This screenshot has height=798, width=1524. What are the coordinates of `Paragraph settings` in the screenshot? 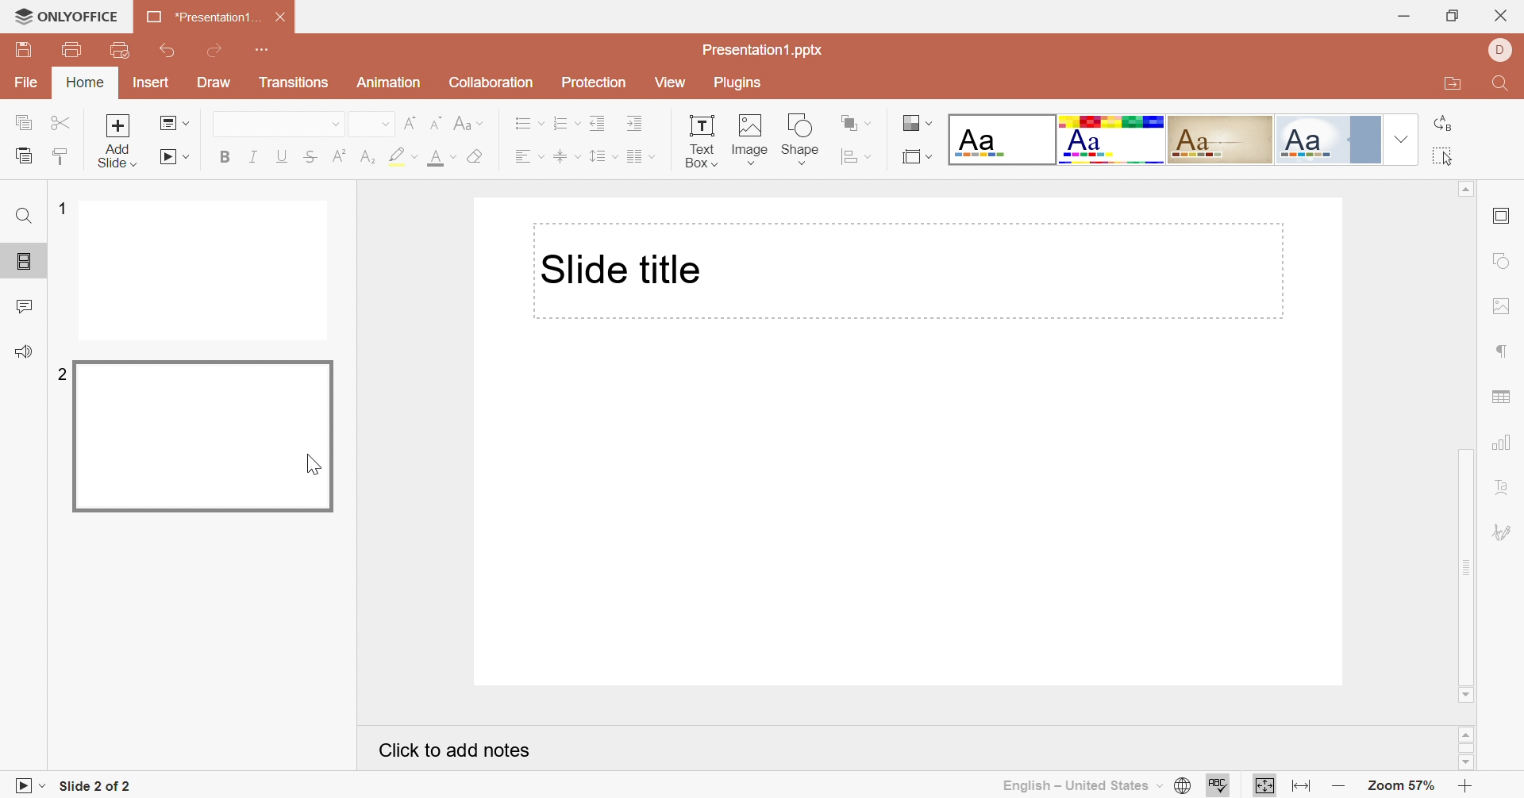 It's located at (1500, 352).